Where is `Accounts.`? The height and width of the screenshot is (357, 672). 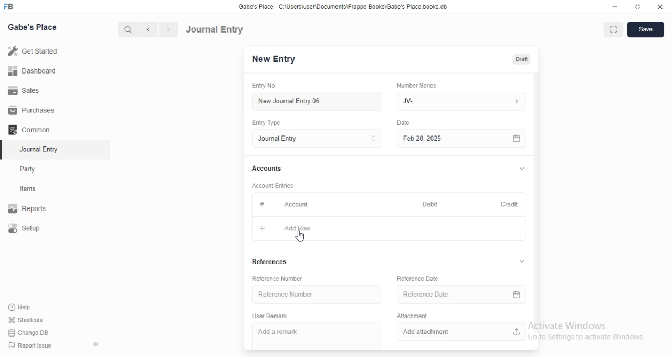
Accounts. is located at coordinates (272, 169).